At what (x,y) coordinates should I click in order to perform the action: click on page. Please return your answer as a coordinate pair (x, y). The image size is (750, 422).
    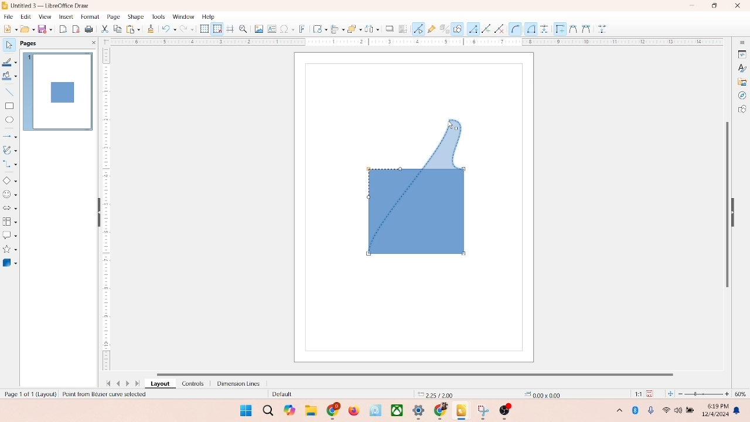
    Looking at the image, I should click on (112, 17).